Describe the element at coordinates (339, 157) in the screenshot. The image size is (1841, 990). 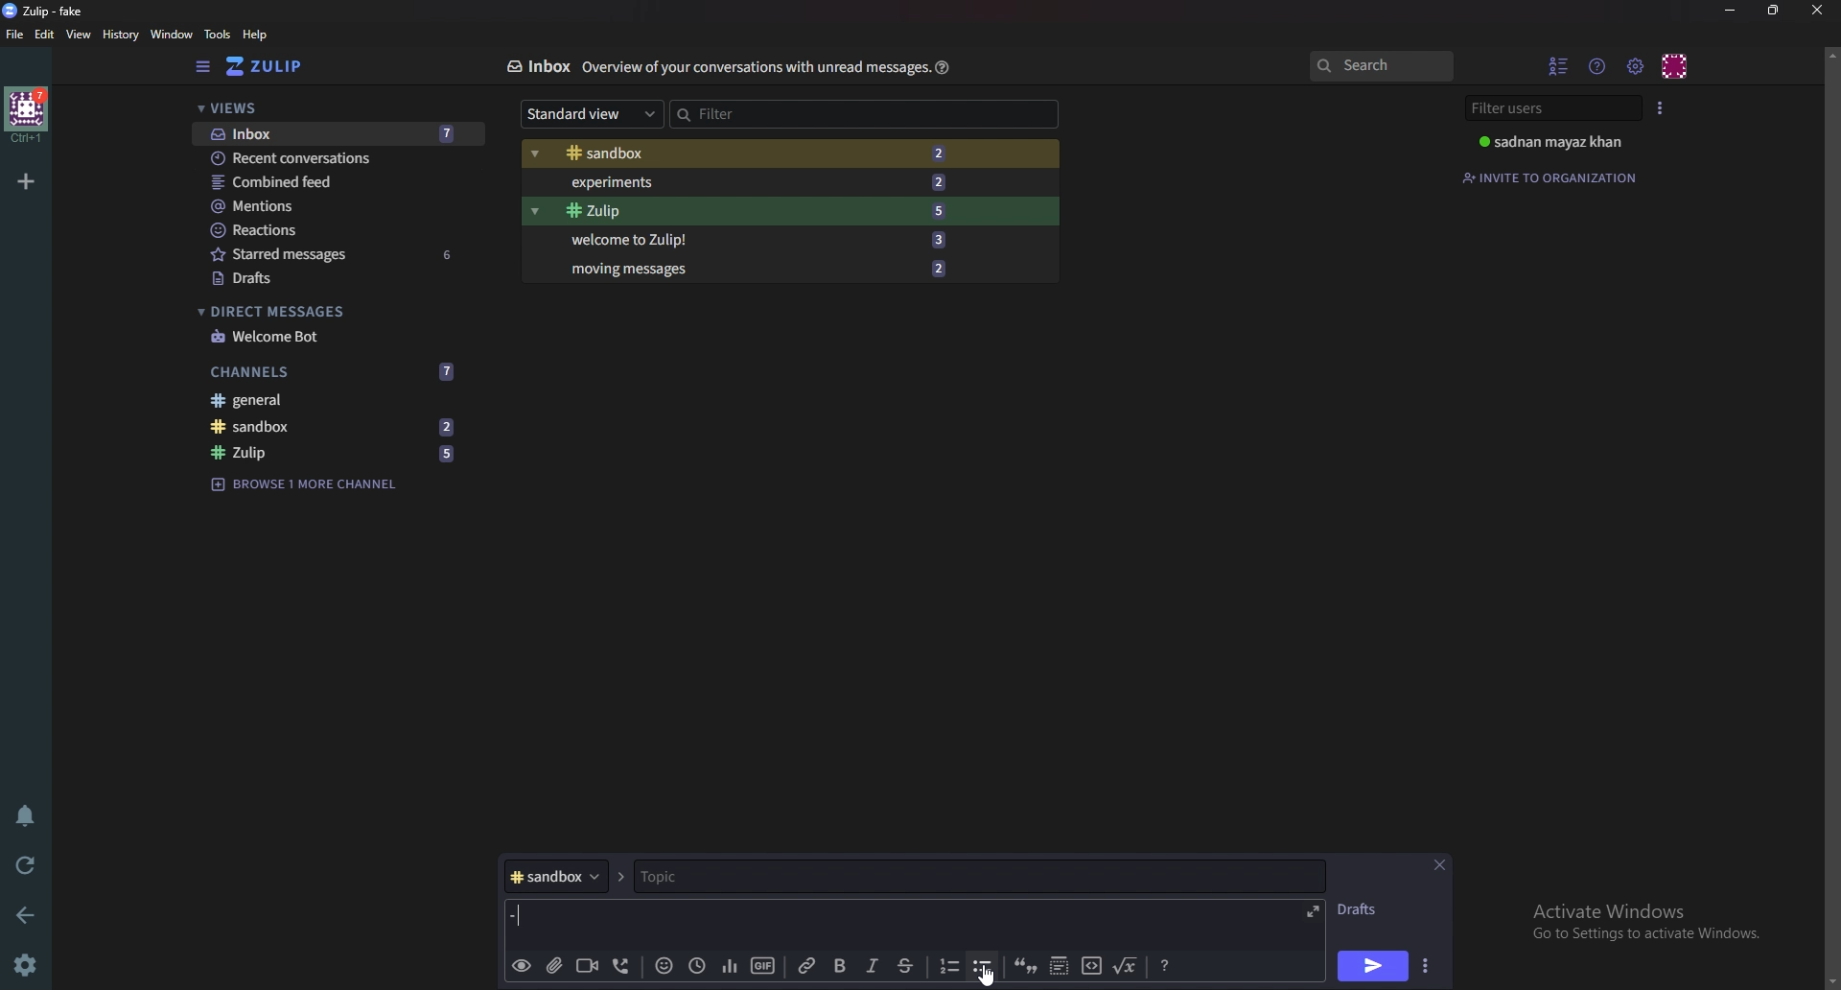
I see `Recent conversations` at that location.